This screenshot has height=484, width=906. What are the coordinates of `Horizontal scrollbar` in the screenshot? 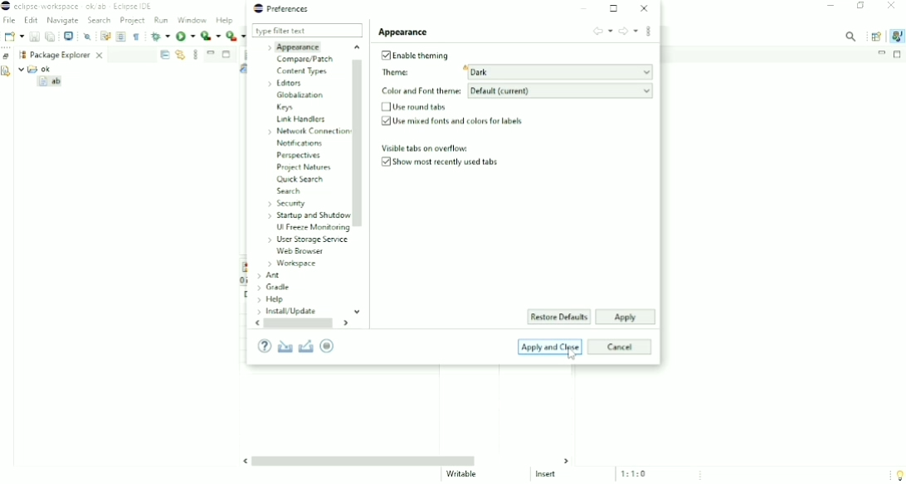 It's located at (301, 324).